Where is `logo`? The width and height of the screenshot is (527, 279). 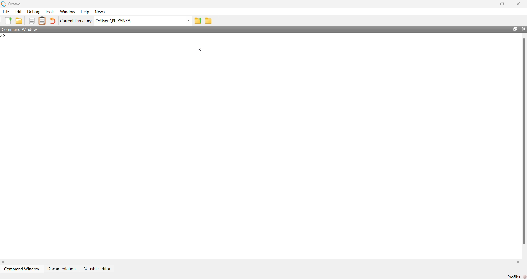 logo is located at coordinates (4, 4).